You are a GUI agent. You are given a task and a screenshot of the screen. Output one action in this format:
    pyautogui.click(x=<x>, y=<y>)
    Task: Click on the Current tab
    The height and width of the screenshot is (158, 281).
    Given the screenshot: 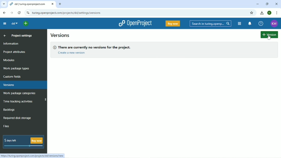 What is the action you would take?
    pyautogui.click(x=32, y=4)
    